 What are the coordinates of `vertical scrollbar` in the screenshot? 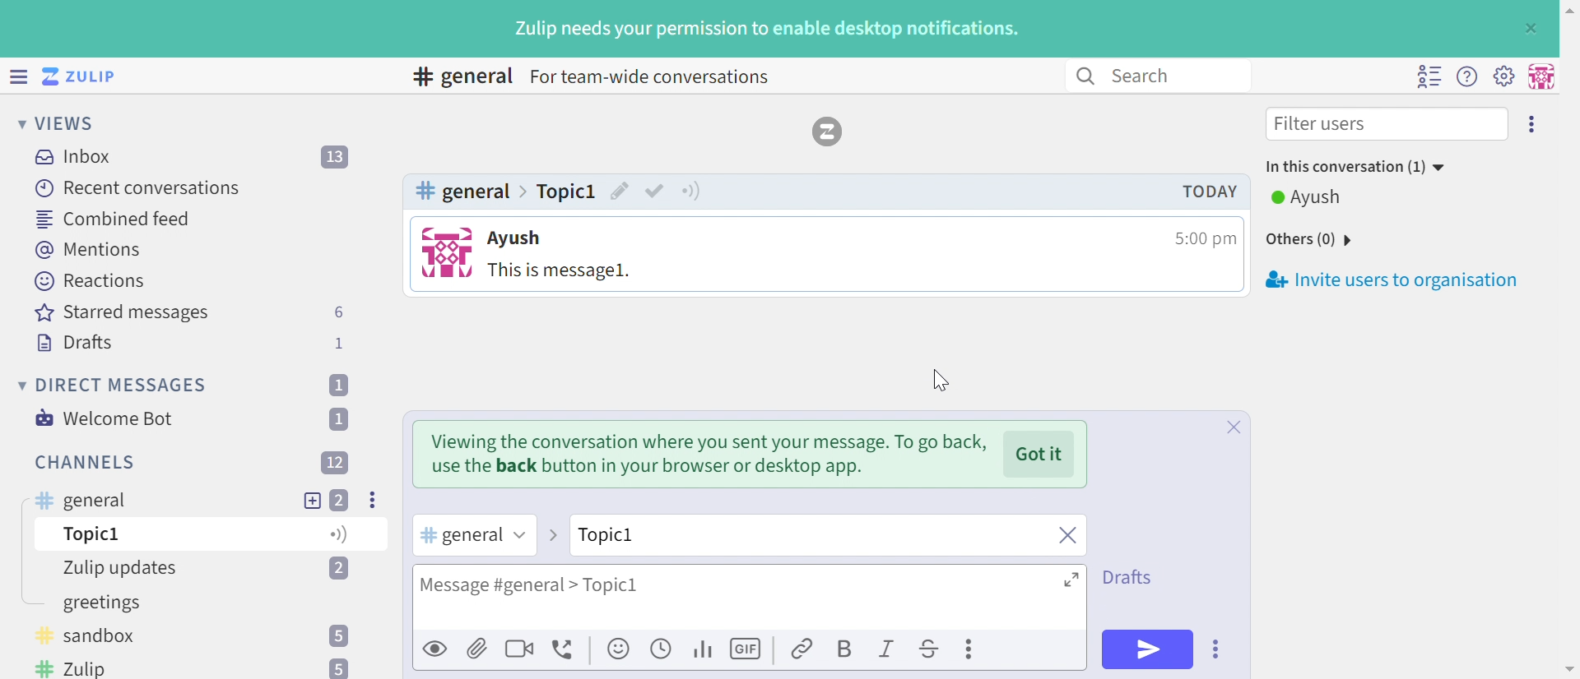 It's located at (1570, 289).